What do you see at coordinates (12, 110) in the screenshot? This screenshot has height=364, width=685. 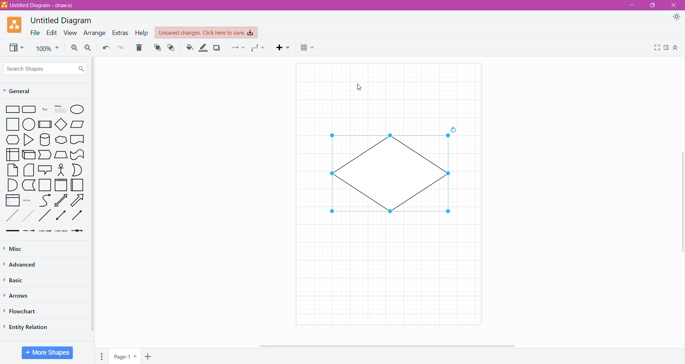 I see `Rectangle` at bounding box center [12, 110].